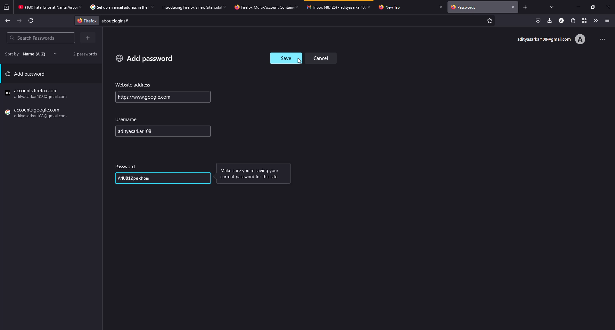  I want to click on tab, so click(118, 7).